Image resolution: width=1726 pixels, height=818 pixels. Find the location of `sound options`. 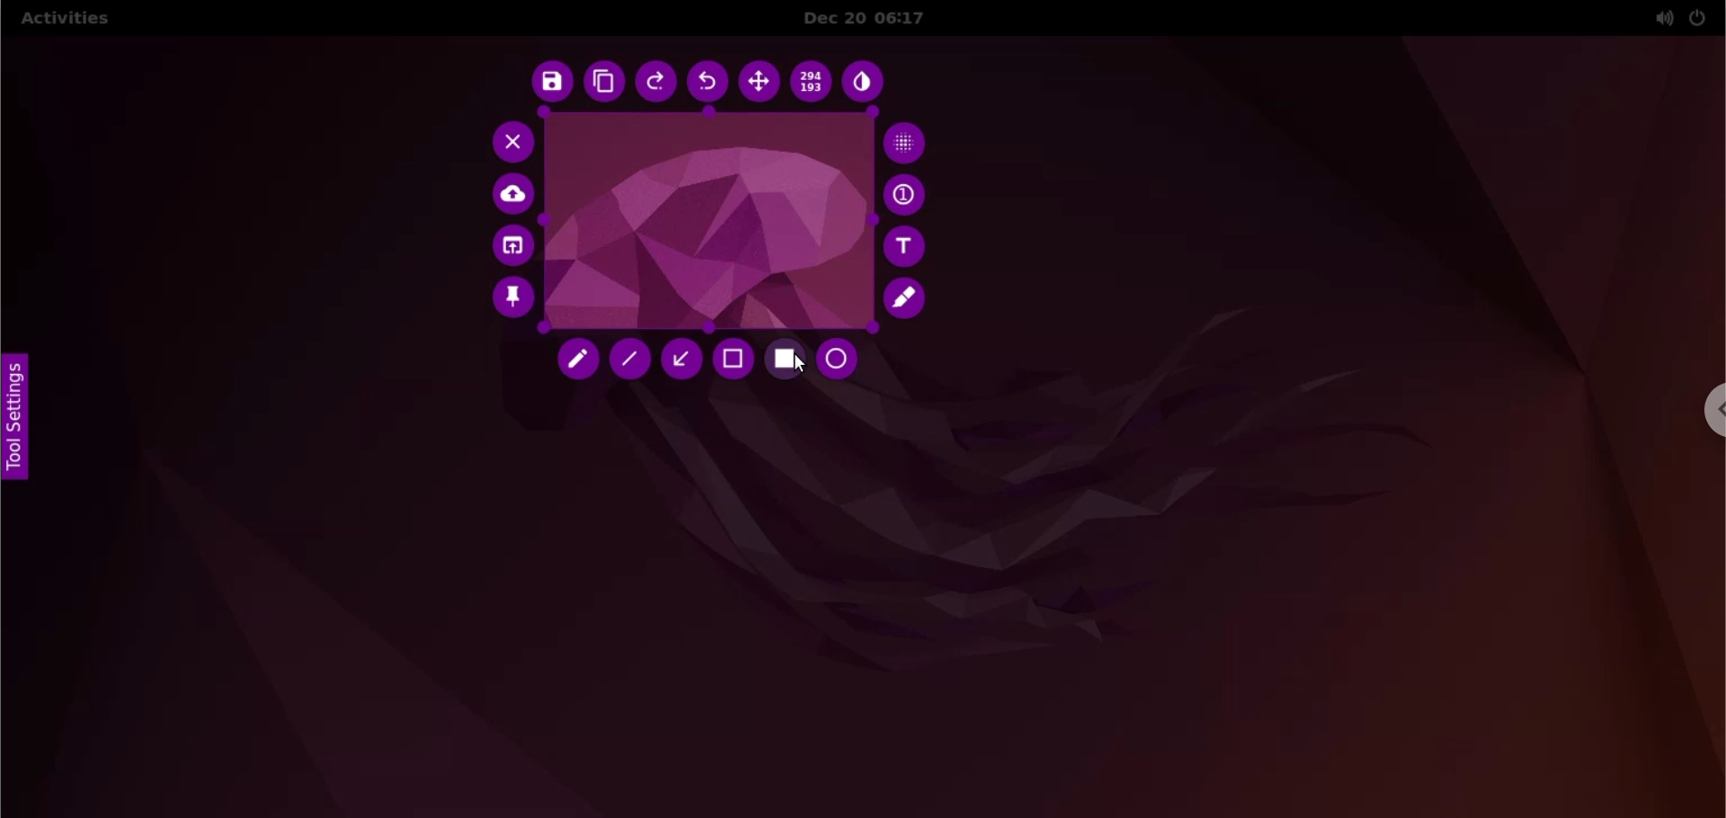

sound options is located at coordinates (1659, 18).